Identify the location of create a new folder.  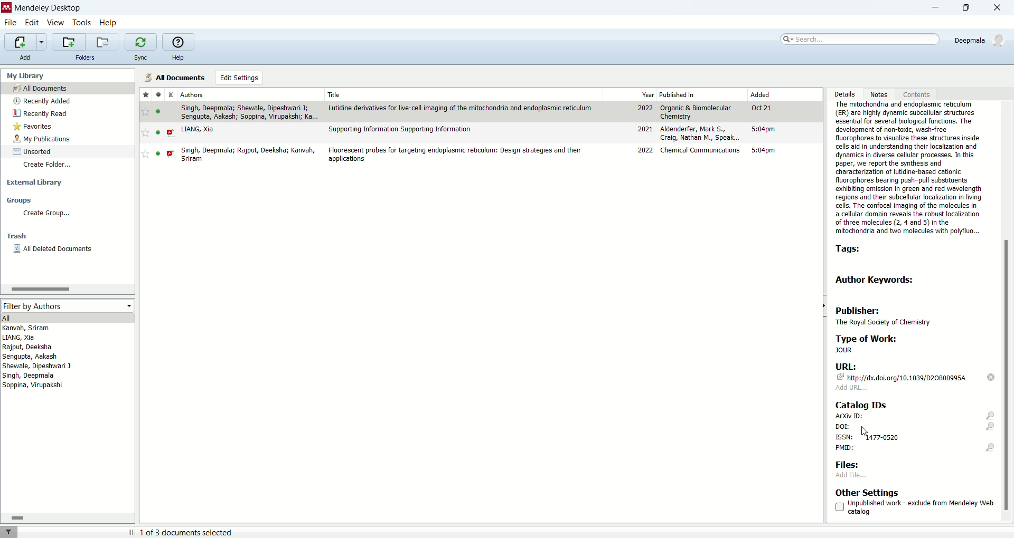
(68, 42).